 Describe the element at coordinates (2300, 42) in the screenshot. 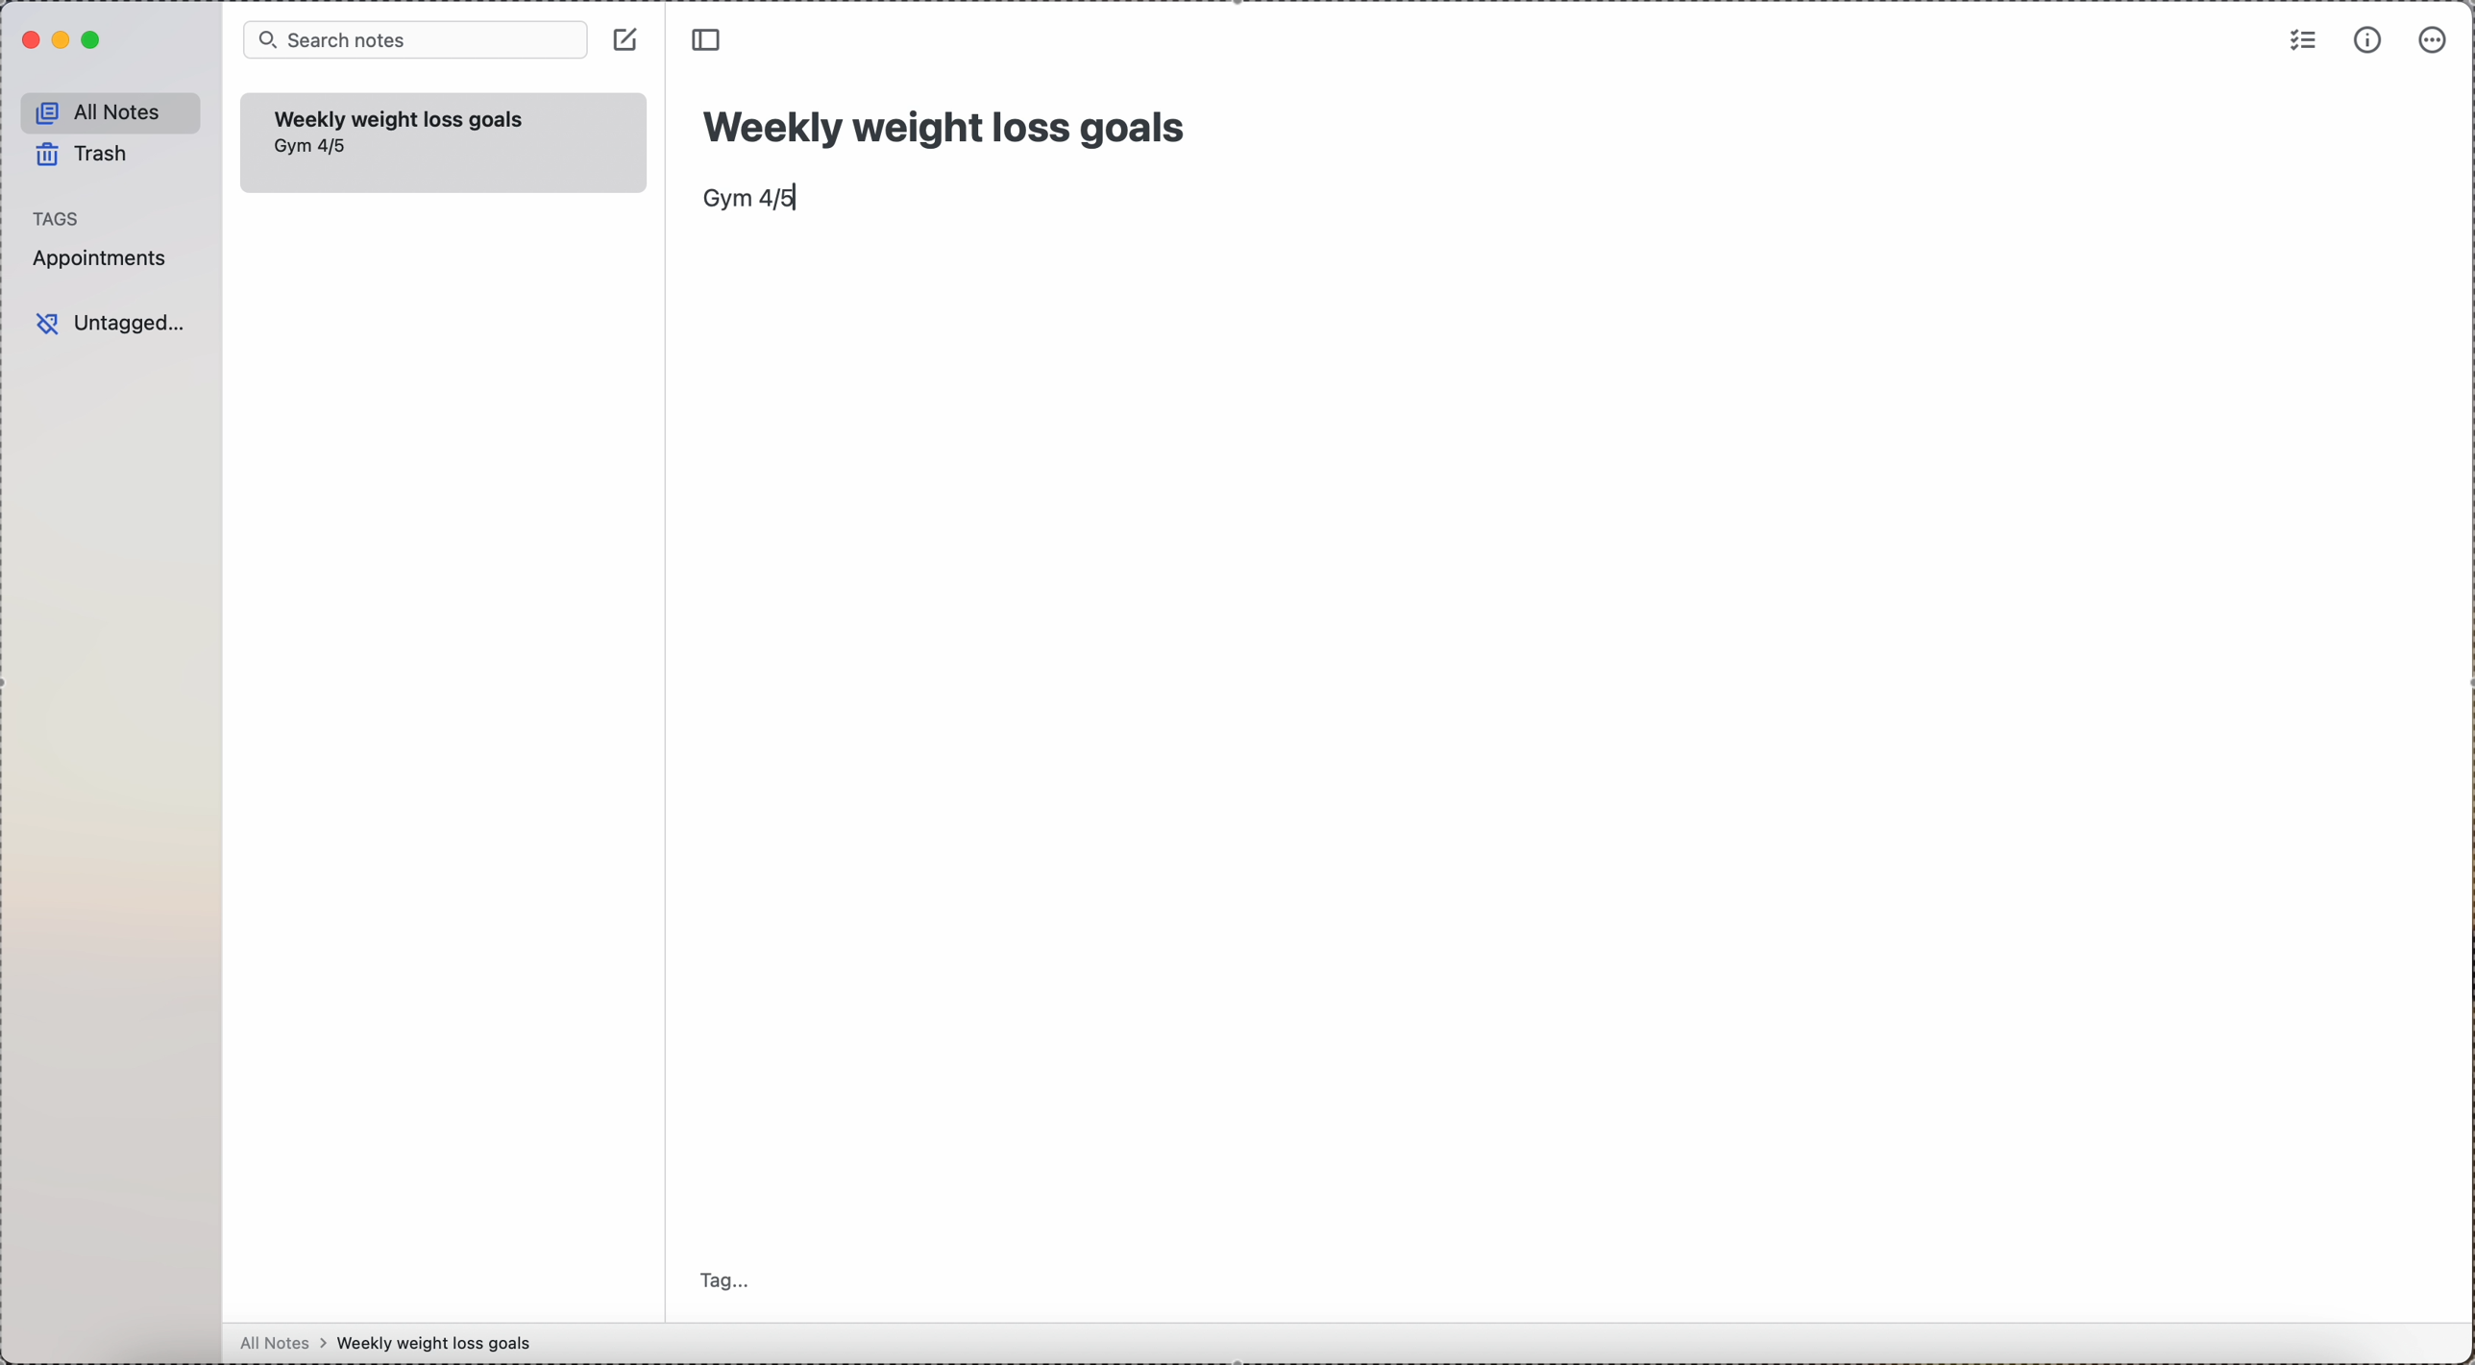

I see `check list` at that location.